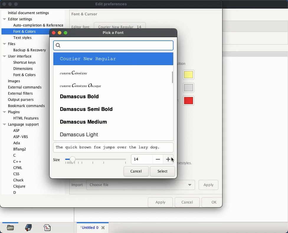  What do you see at coordinates (187, 75) in the screenshot?
I see `cursor highlight color` at bounding box center [187, 75].